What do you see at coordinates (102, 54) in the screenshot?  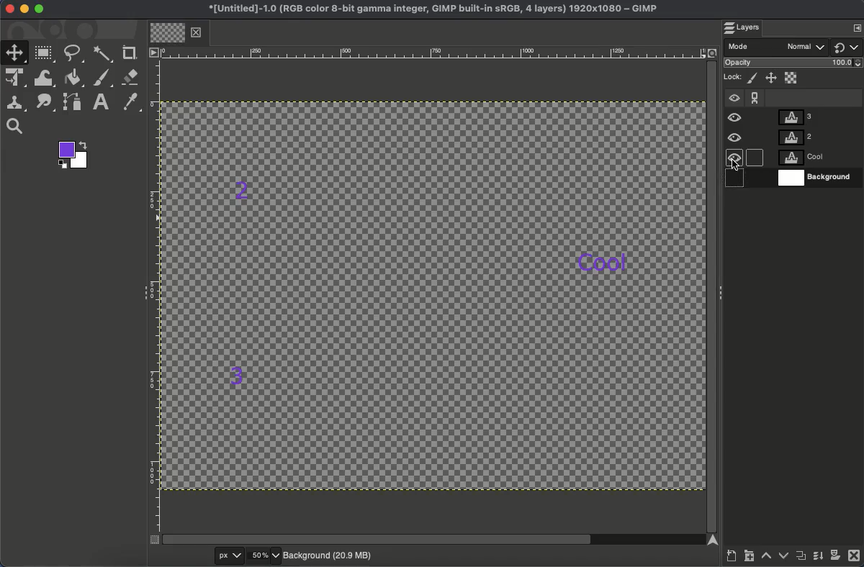 I see `Fuzzy select` at bounding box center [102, 54].